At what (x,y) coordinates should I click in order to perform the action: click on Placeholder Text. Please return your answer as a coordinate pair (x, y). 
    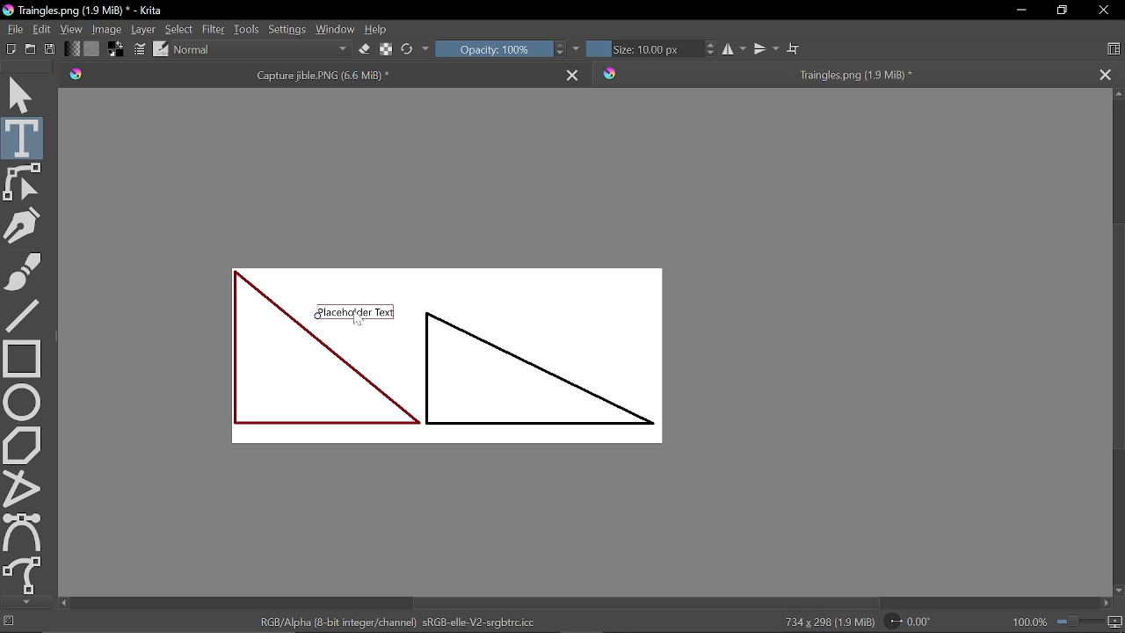
    Looking at the image, I should click on (445, 356).